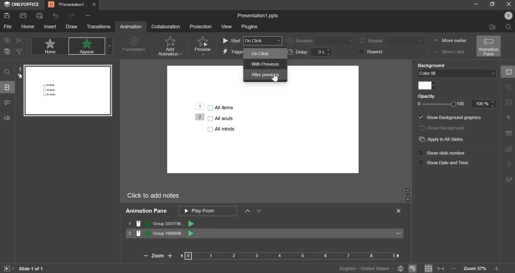  I want to click on add animation, so click(169, 46).